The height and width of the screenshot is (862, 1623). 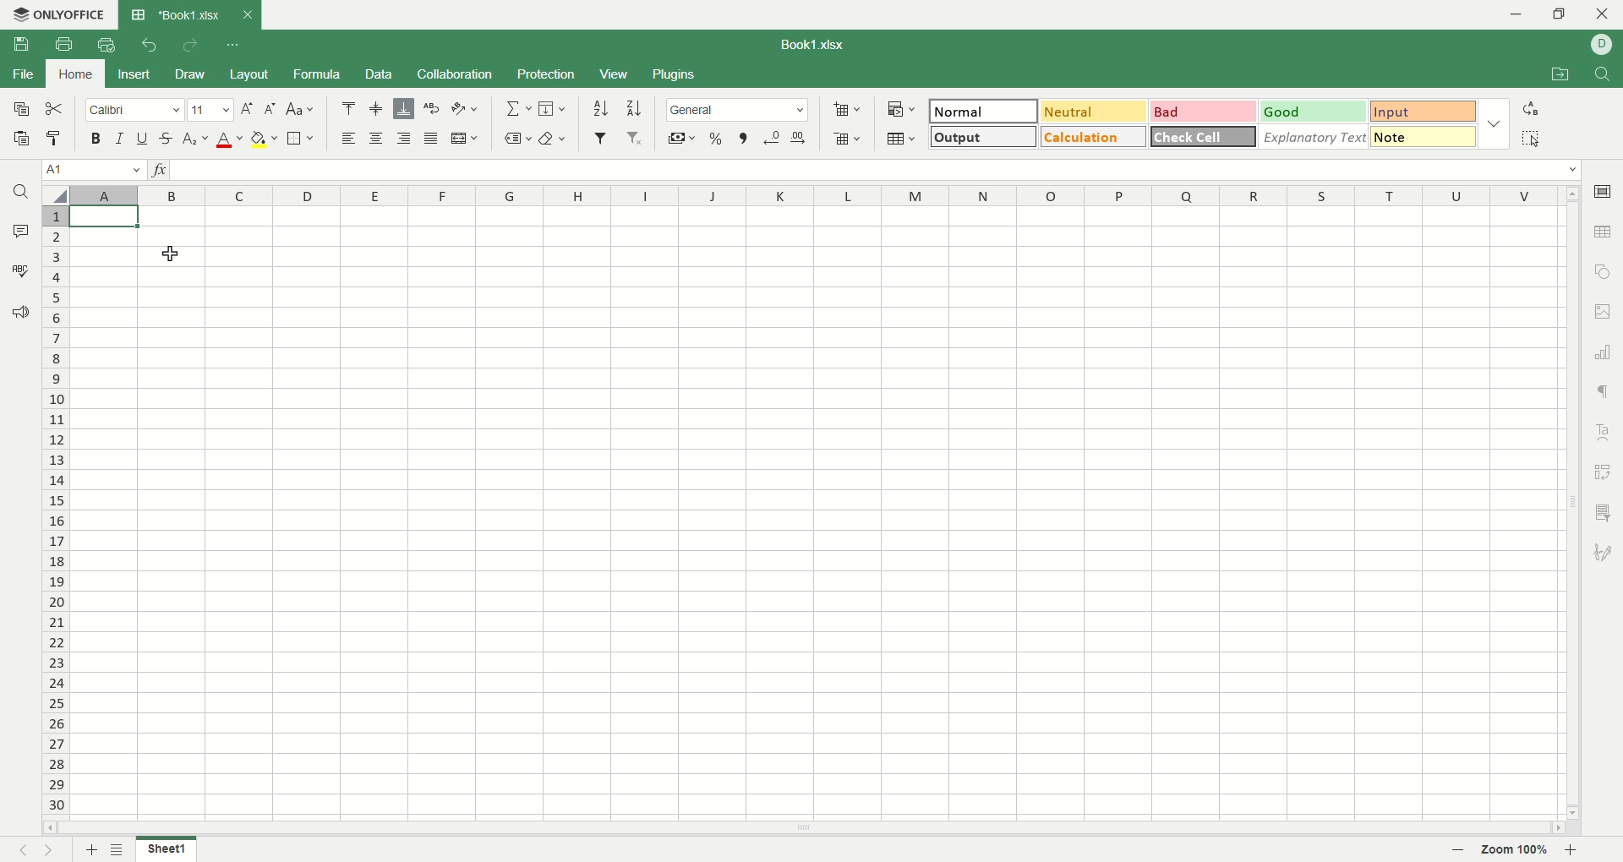 What do you see at coordinates (1205, 112) in the screenshot?
I see `bad` at bounding box center [1205, 112].